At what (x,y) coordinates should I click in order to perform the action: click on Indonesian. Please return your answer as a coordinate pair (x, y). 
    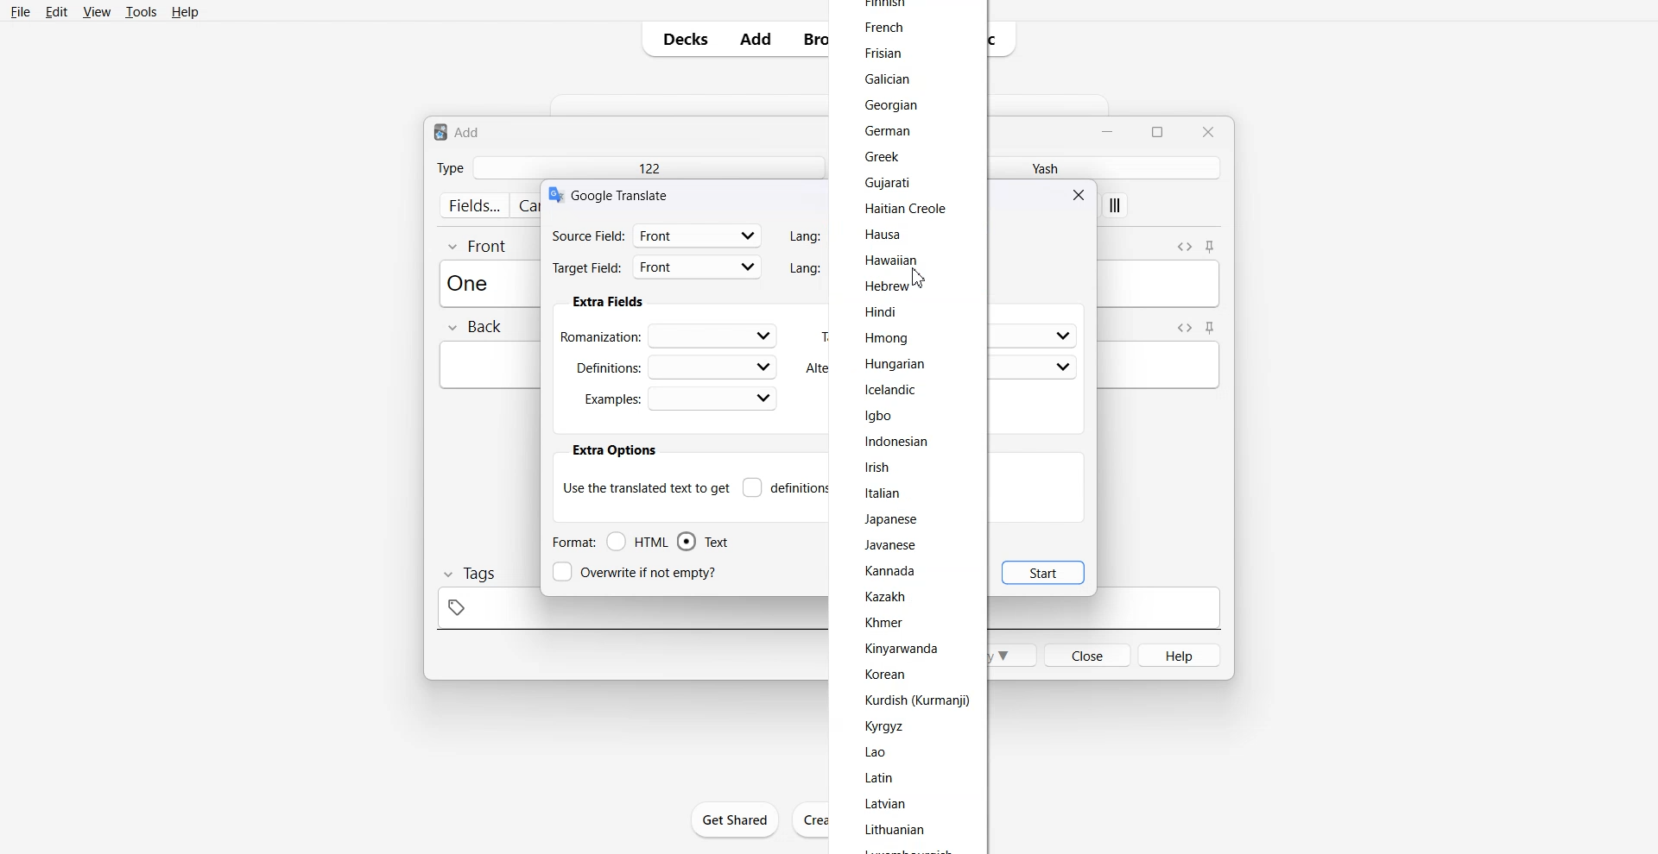
    Looking at the image, I should click on (896, 441).